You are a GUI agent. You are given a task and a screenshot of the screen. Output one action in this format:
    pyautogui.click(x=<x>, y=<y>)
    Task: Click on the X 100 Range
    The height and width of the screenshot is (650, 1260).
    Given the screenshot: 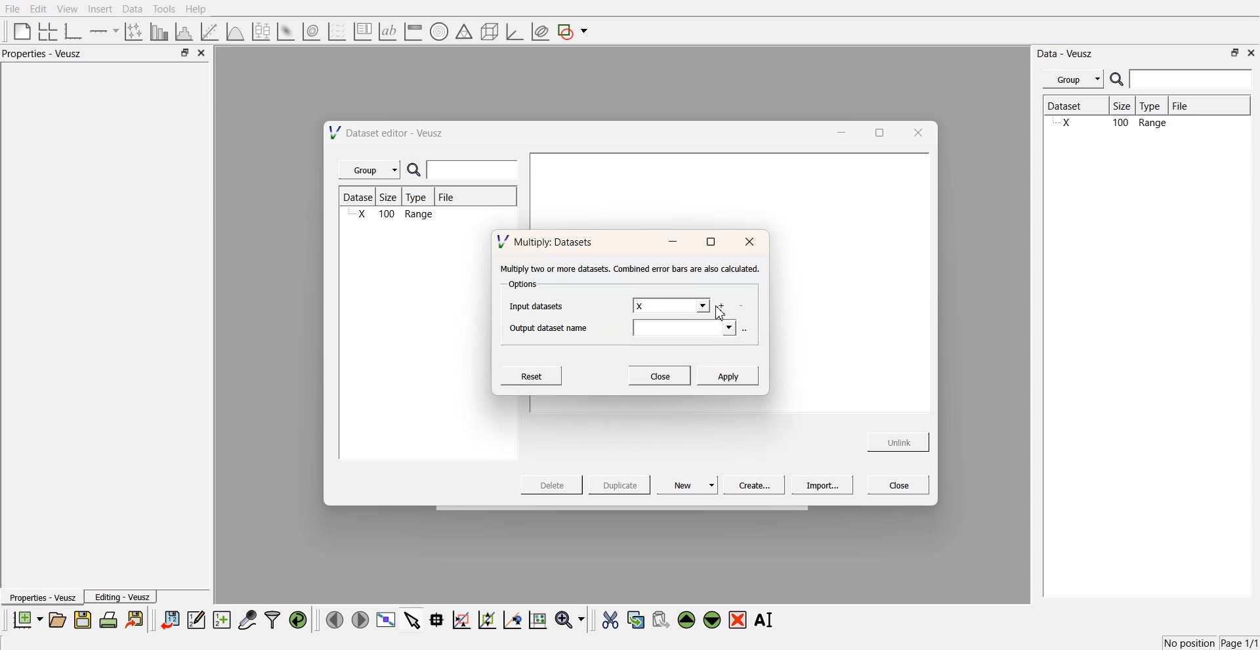 What is the action you would take?
    pyautogui.click(x=1144, y=124)
    